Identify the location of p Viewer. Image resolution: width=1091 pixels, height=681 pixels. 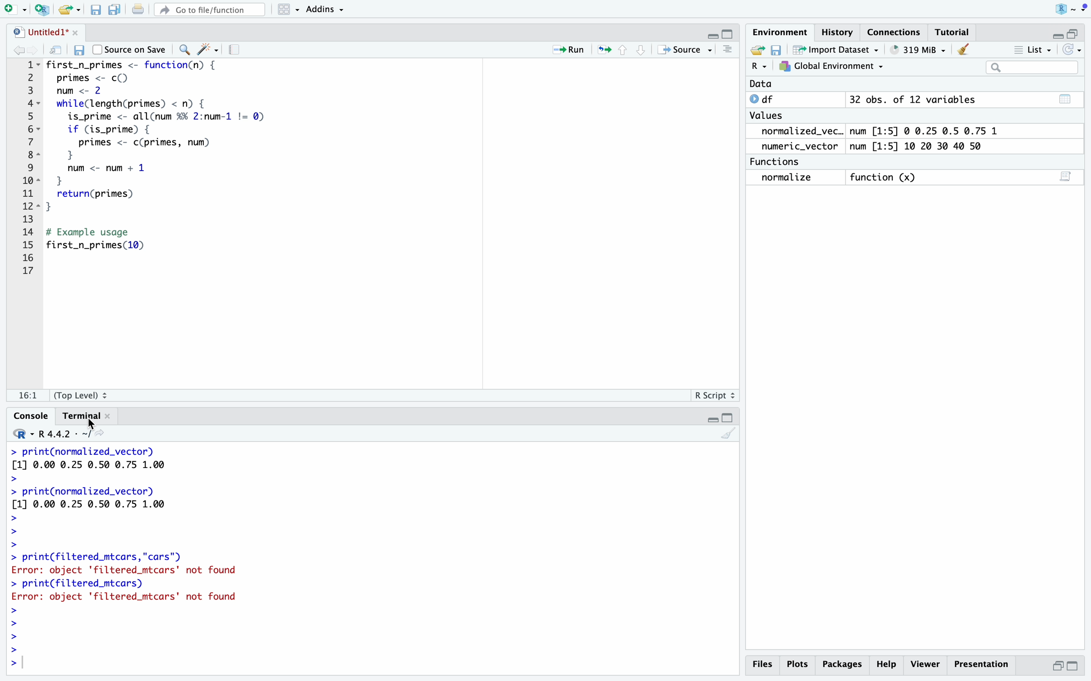
(928, 664).